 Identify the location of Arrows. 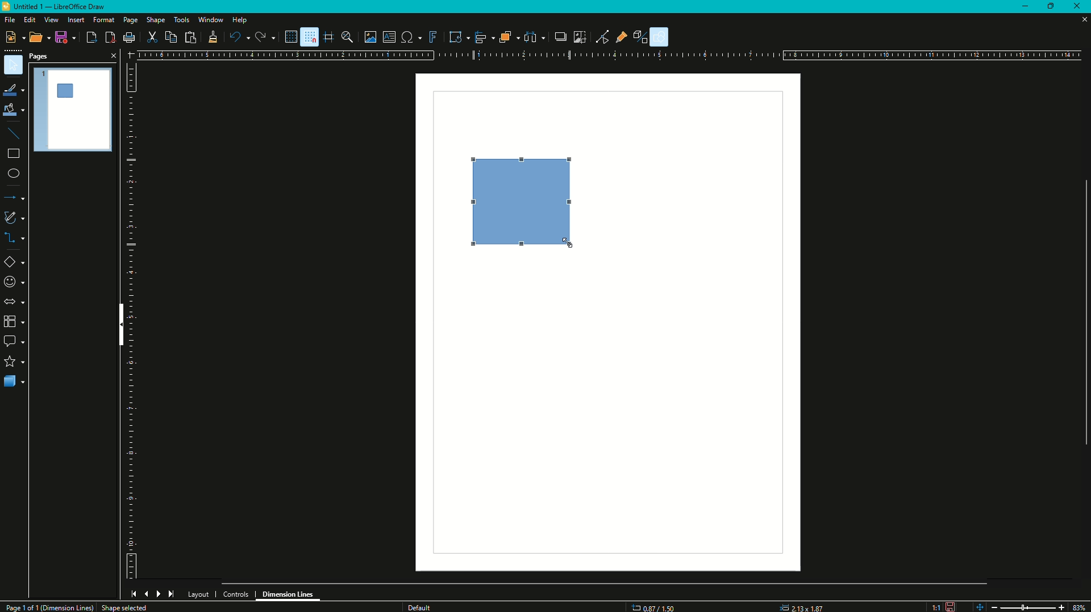
(14, 301).